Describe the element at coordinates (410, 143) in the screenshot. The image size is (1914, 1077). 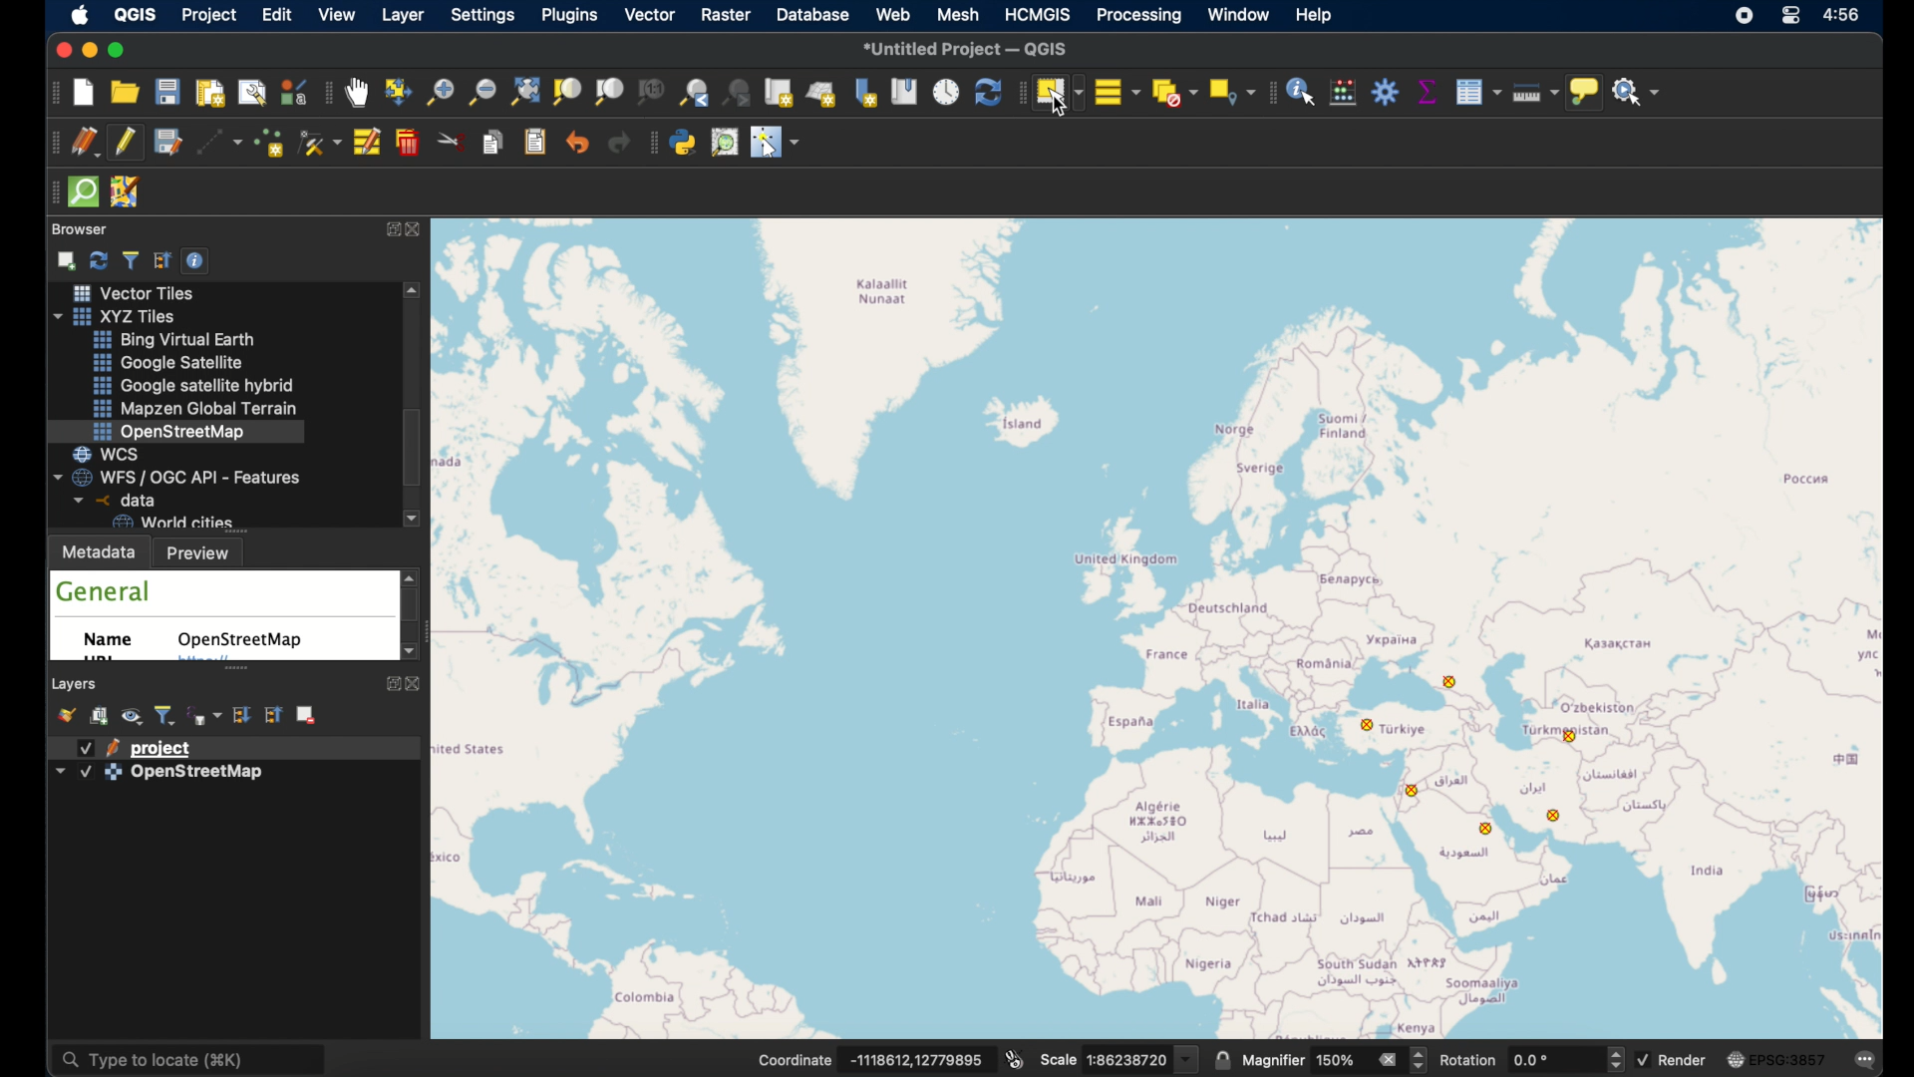
I see `delete selected` at that location.